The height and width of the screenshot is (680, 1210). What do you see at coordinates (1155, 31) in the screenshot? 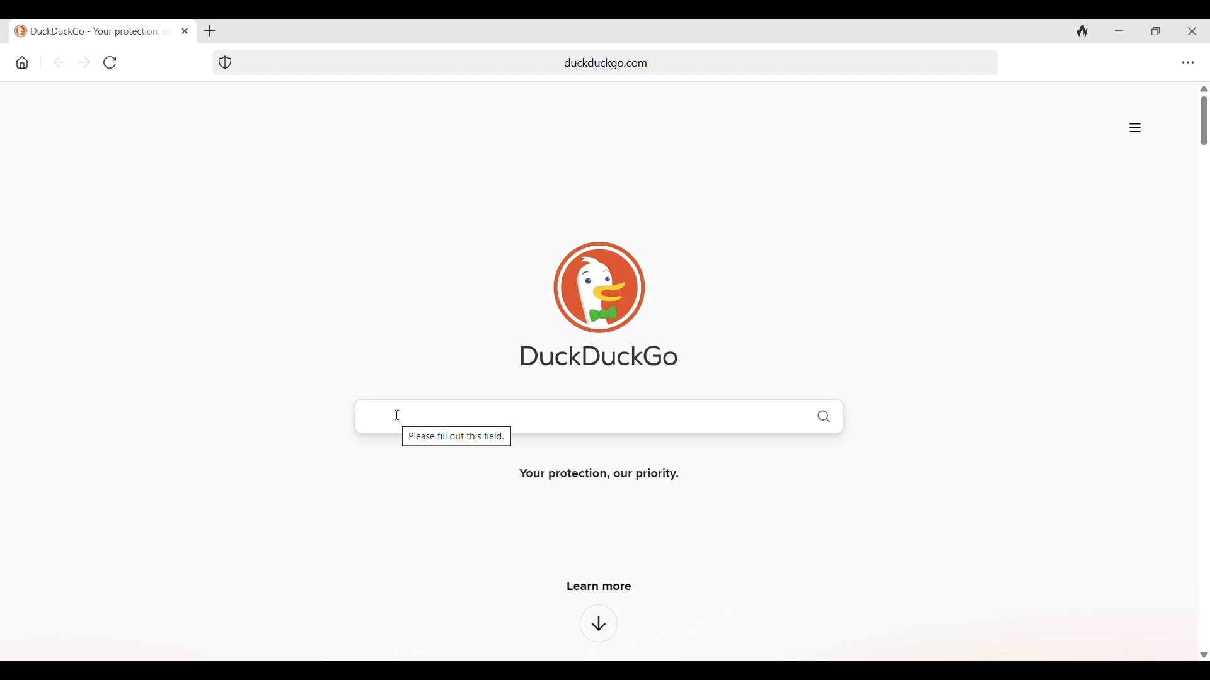
I see `Show interface in a smaller tab` at bounding box center [1155, 31].